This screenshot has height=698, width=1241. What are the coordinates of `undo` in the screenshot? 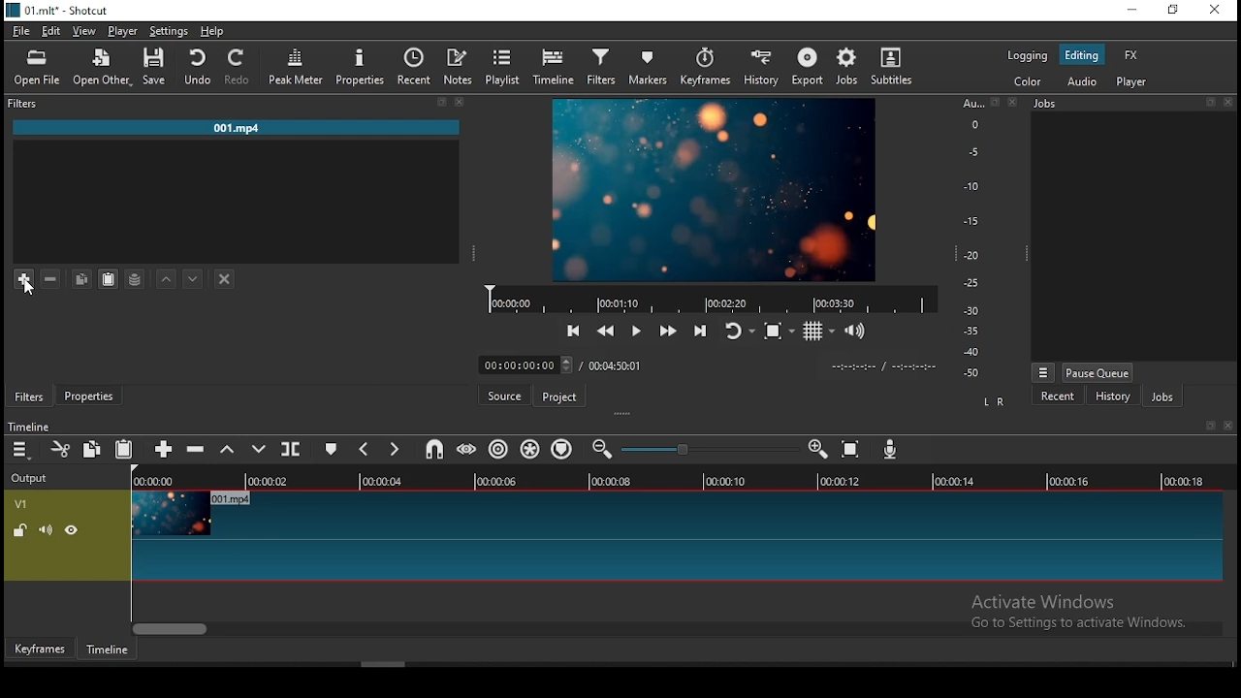 It's located at (202, 68).